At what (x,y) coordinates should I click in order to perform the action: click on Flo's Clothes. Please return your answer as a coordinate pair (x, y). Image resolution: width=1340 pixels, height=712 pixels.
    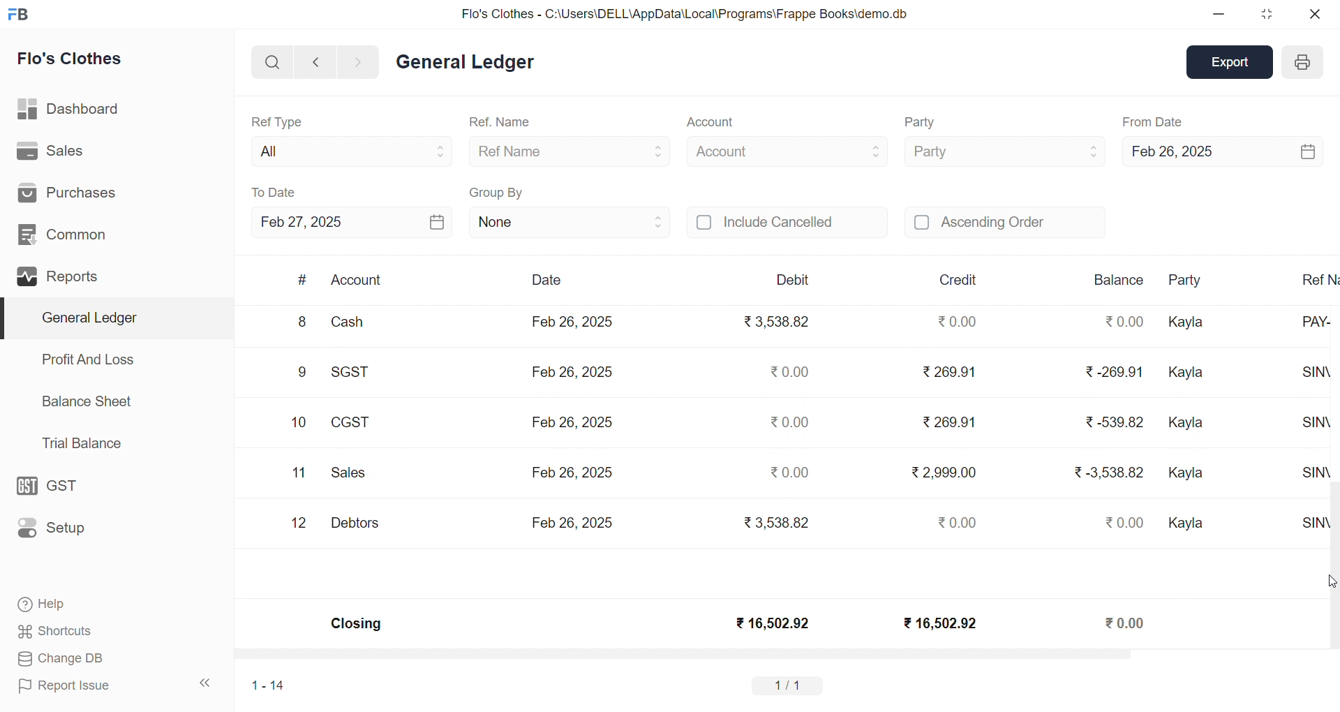
    Looking at the image, I should click on (70, 59).